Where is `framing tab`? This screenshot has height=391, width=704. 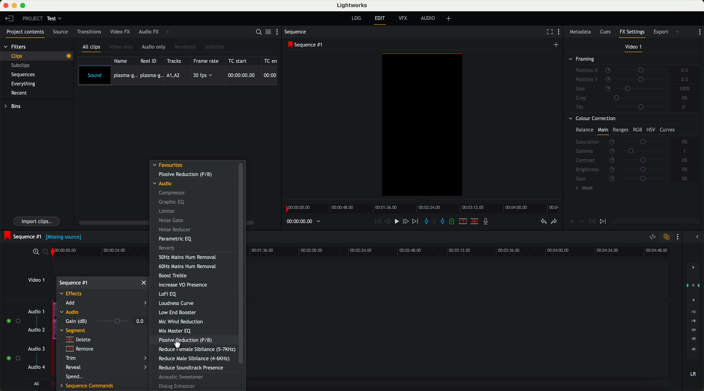 framing tab is located at coordinates (633, 84).